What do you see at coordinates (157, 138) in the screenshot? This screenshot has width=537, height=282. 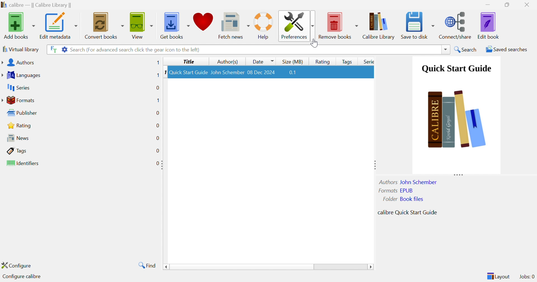 I see `0` at bounding box center [157, 138].